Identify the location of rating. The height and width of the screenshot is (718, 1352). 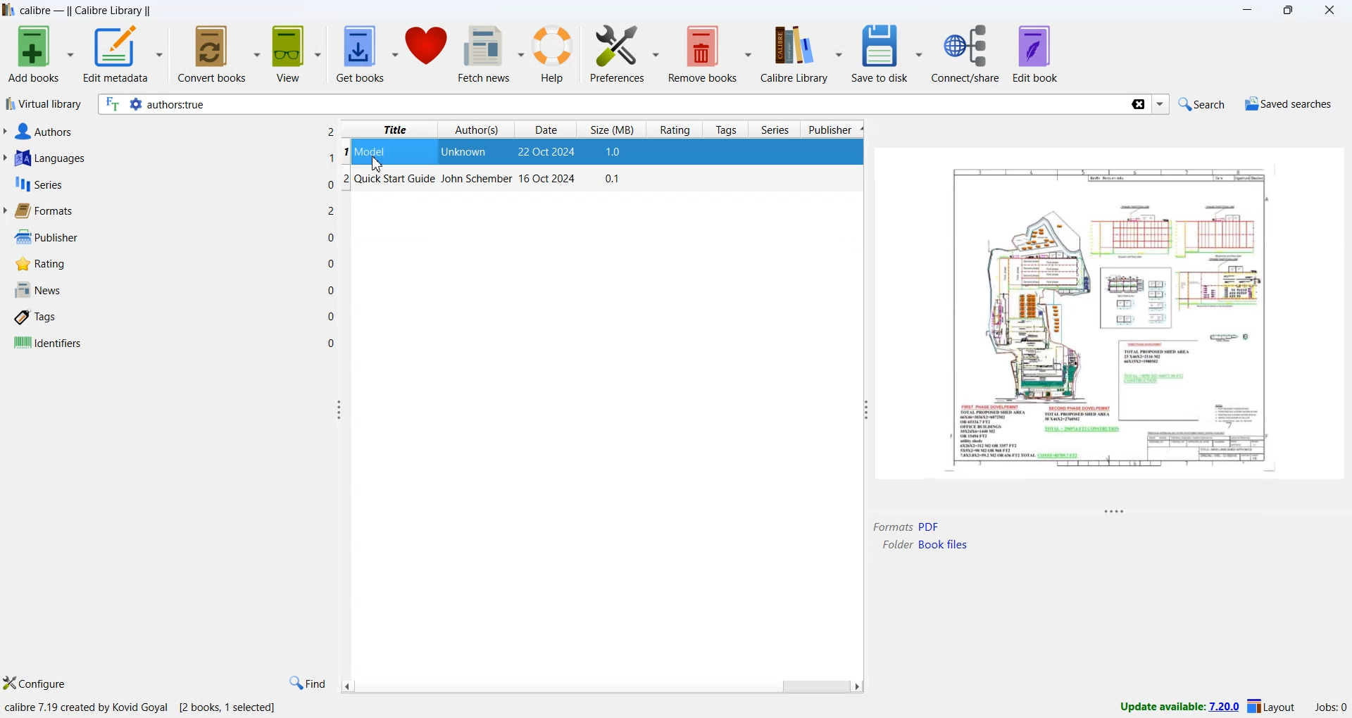
(675, 130).